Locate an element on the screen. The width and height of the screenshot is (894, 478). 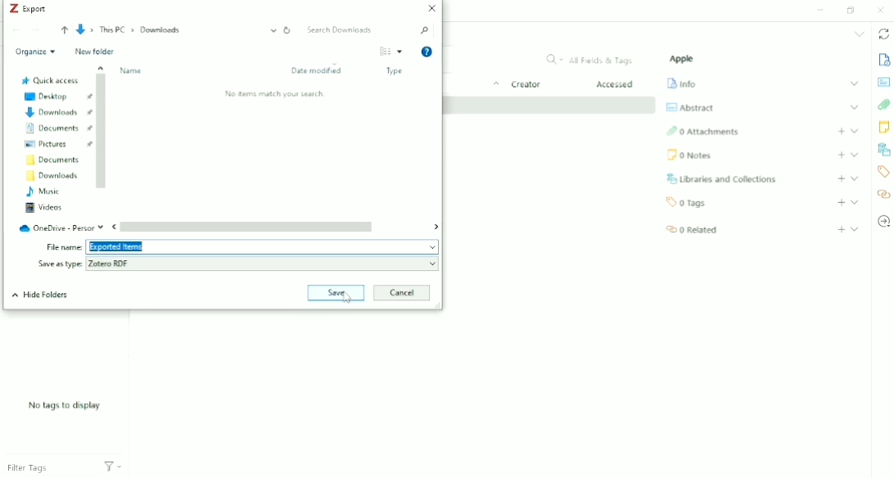
Add is located at coordinates (841, 131).